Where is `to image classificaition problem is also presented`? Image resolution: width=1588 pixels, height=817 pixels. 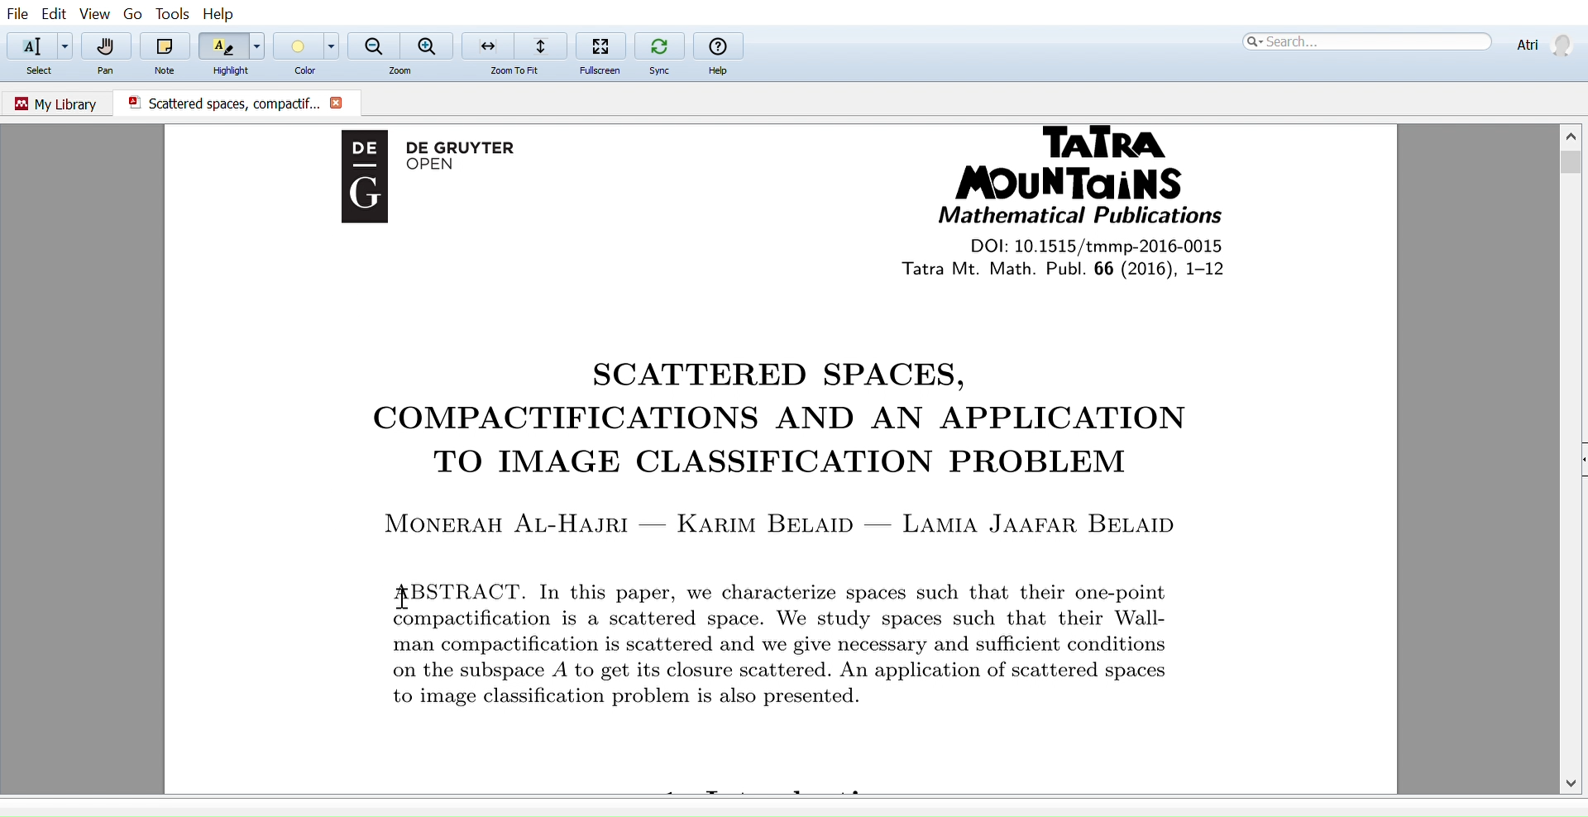
to image classificaition problem is also presented is located at coordinates (623, 697).